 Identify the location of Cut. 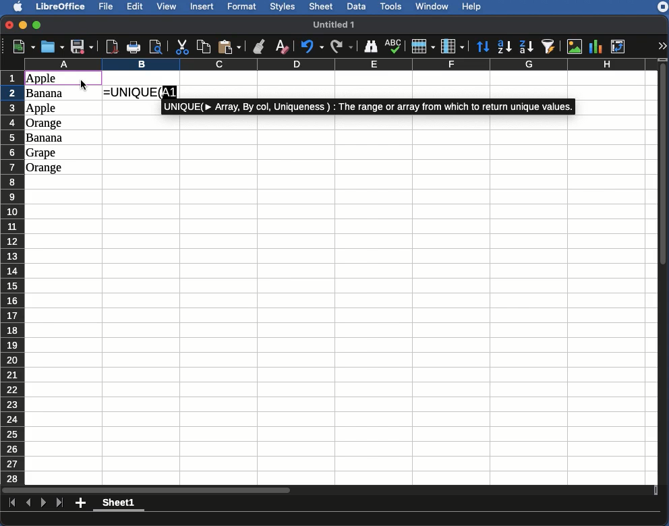
(182, 47).